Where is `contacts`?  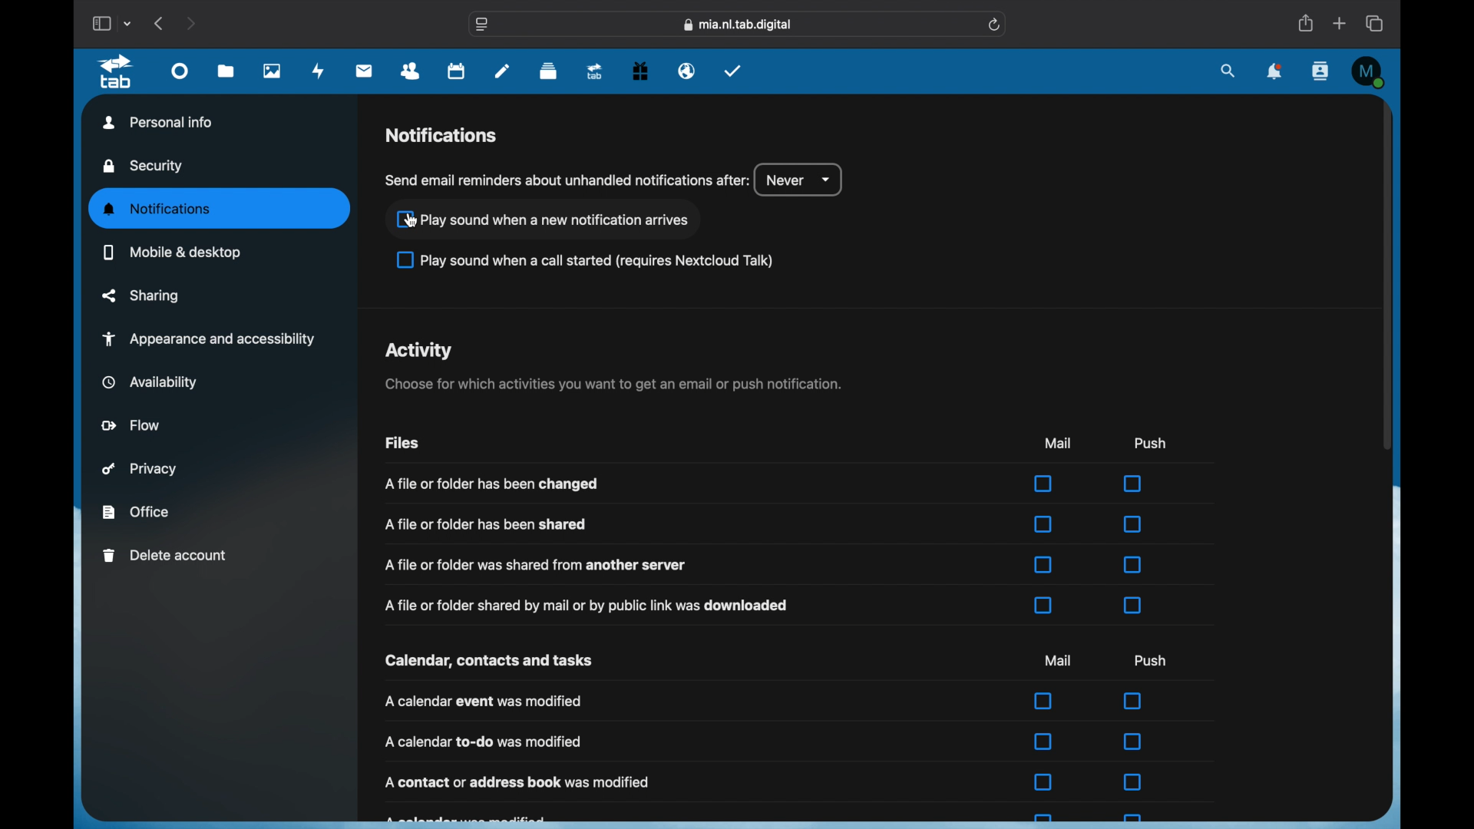 contacts is located at coordinates (411, 71).